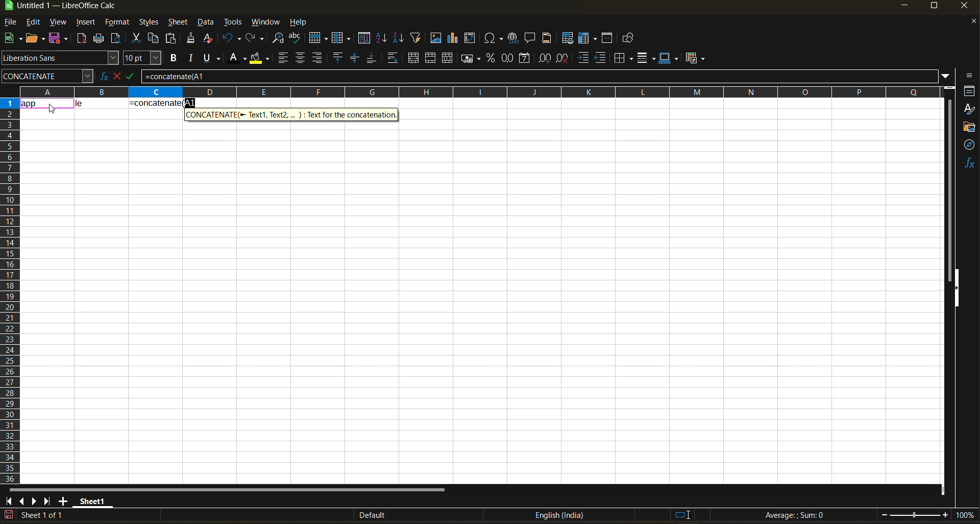 The height and width of the screenshot is (524, 980). Describe the element at coordinates (453, 38) in the screenshot. I see `insert chart` at that location.